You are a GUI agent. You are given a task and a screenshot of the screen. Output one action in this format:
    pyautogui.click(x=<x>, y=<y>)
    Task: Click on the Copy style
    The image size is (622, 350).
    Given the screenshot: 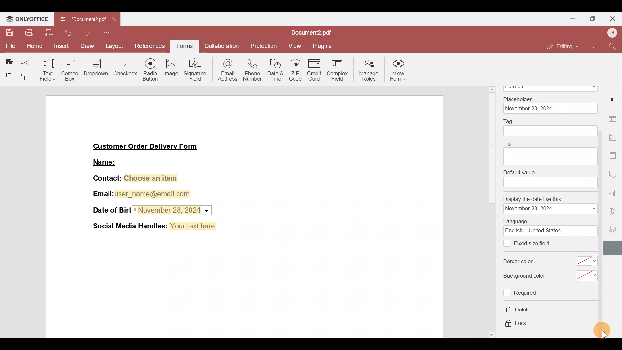 What is the action you would take?
    pyautogui.click(x=26, y=75)
    